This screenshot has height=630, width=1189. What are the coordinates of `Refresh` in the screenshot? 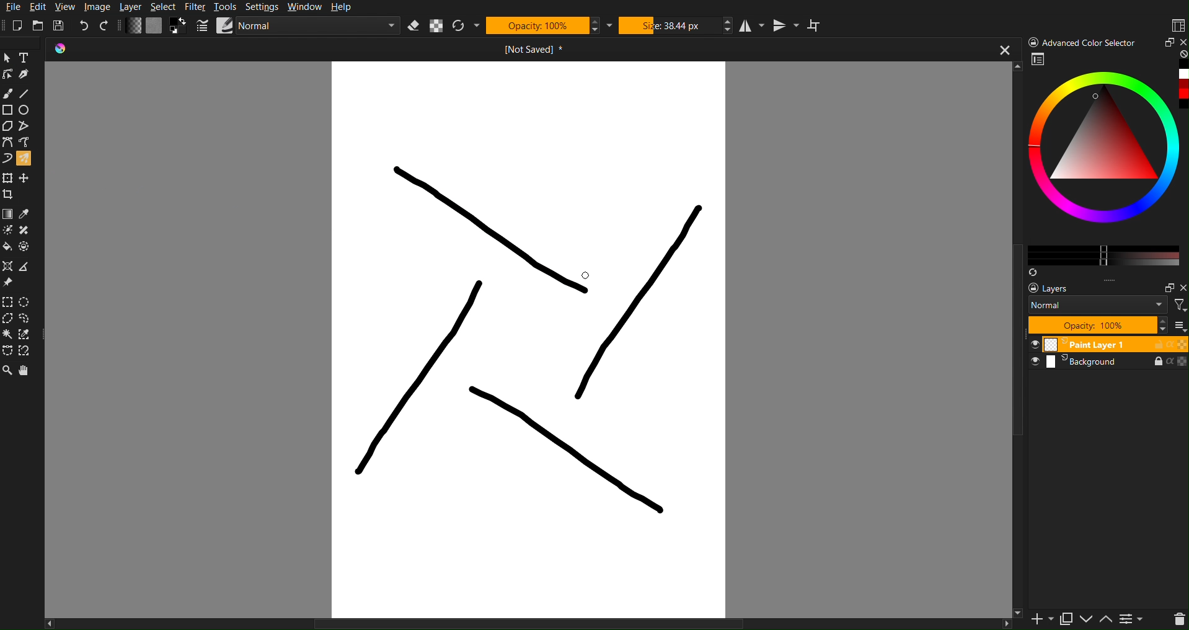 It's located at (464, 26).